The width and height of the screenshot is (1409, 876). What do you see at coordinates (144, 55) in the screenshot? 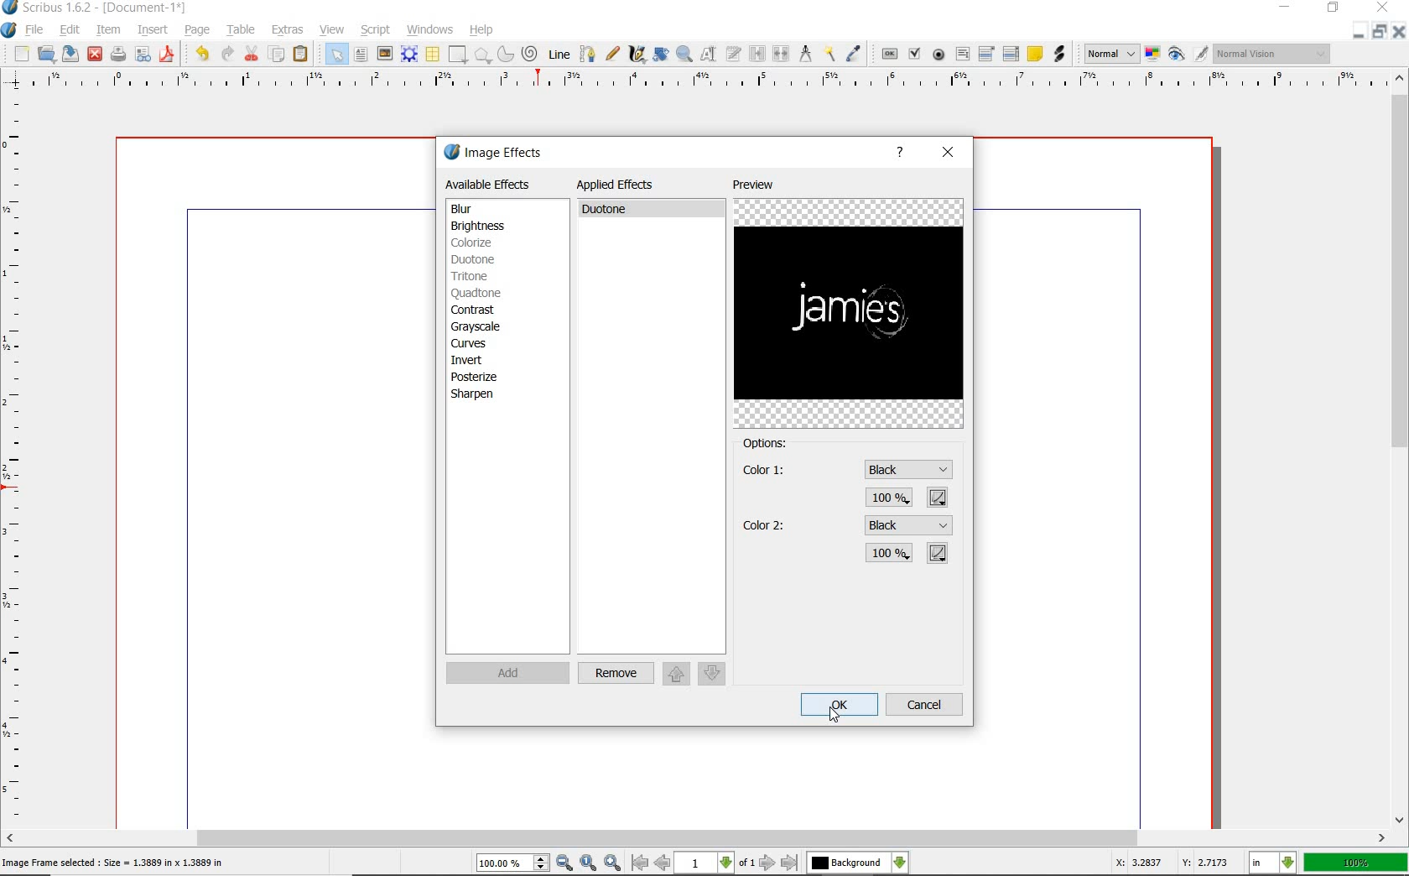
I see `preflight verifier` at bounding box center [144, 55].